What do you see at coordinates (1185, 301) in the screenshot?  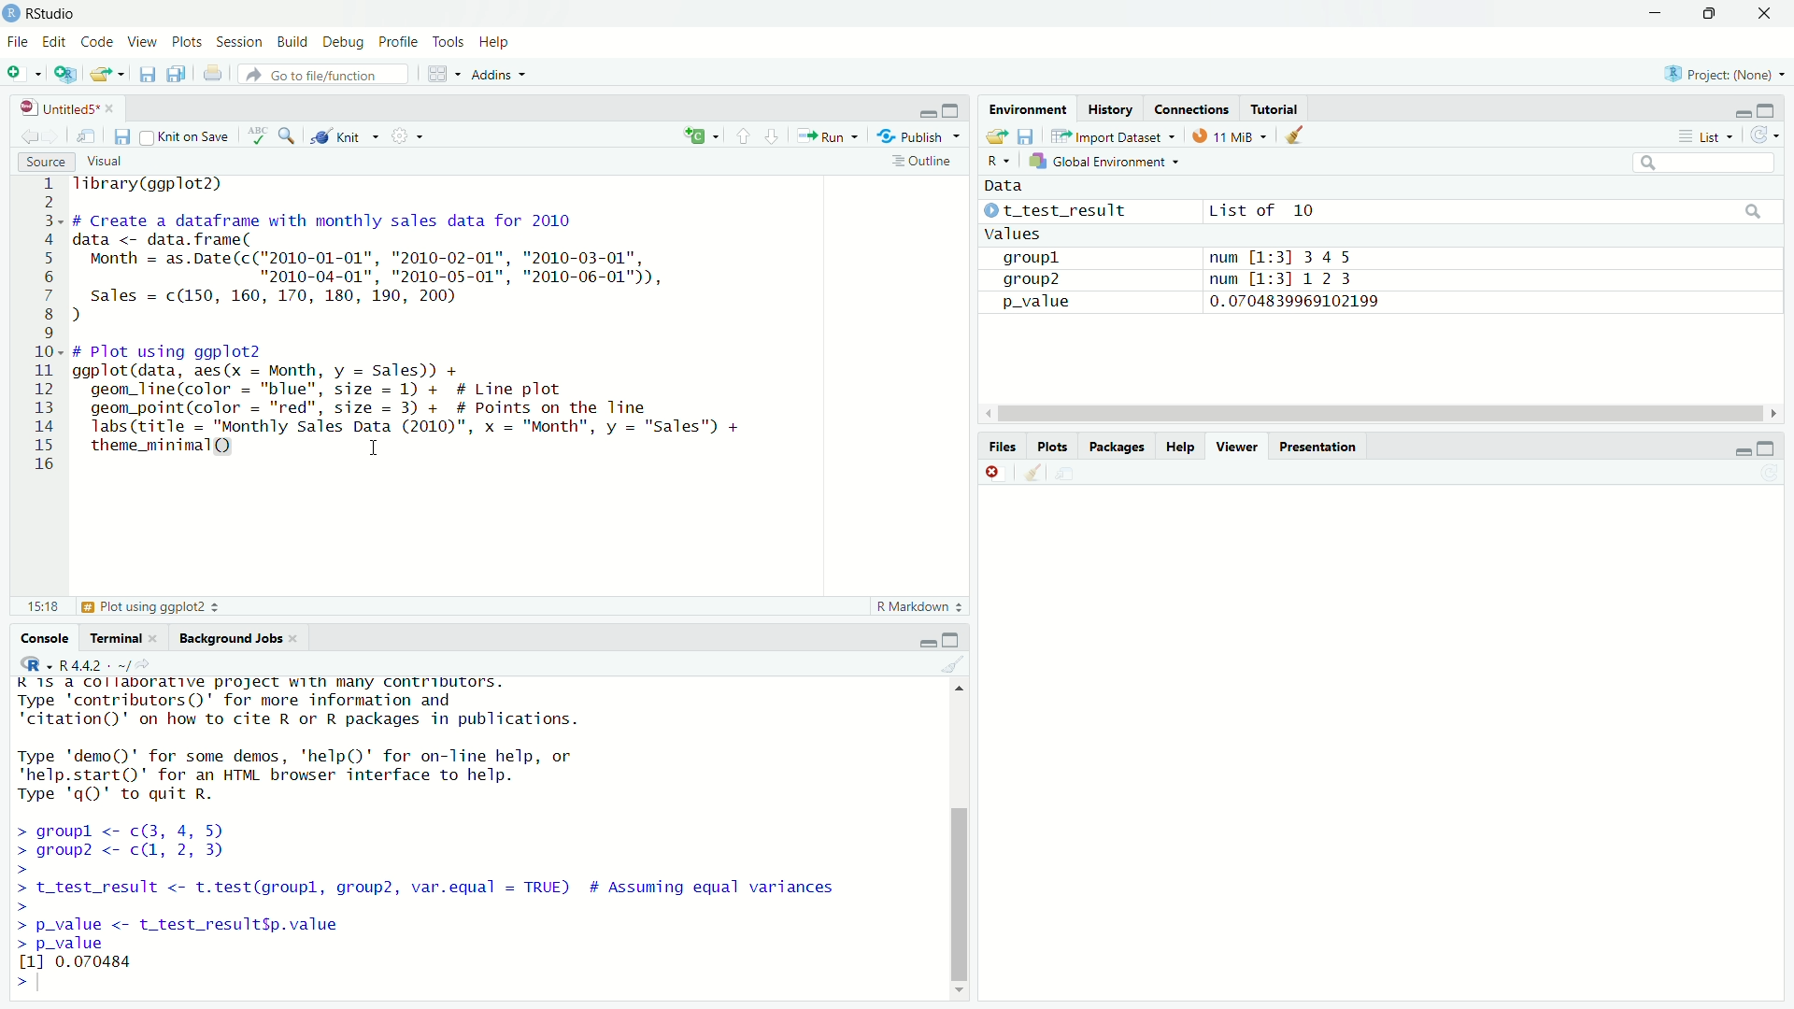 I see `p_value 0.0704839969102199` at bounding box center [1185, 301].